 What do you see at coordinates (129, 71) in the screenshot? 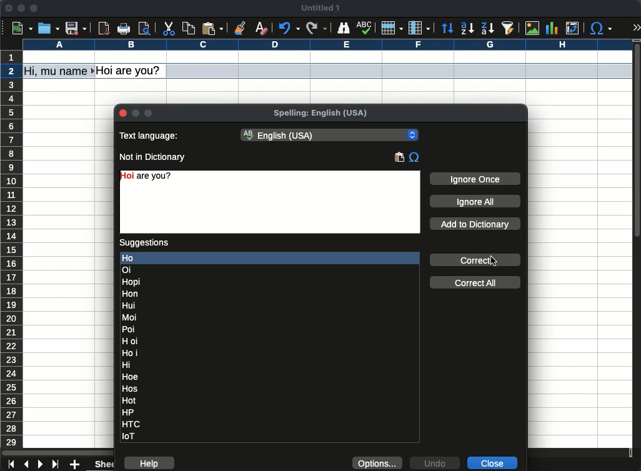
I see `Hoi are you?` at bounding box center [129, 71].